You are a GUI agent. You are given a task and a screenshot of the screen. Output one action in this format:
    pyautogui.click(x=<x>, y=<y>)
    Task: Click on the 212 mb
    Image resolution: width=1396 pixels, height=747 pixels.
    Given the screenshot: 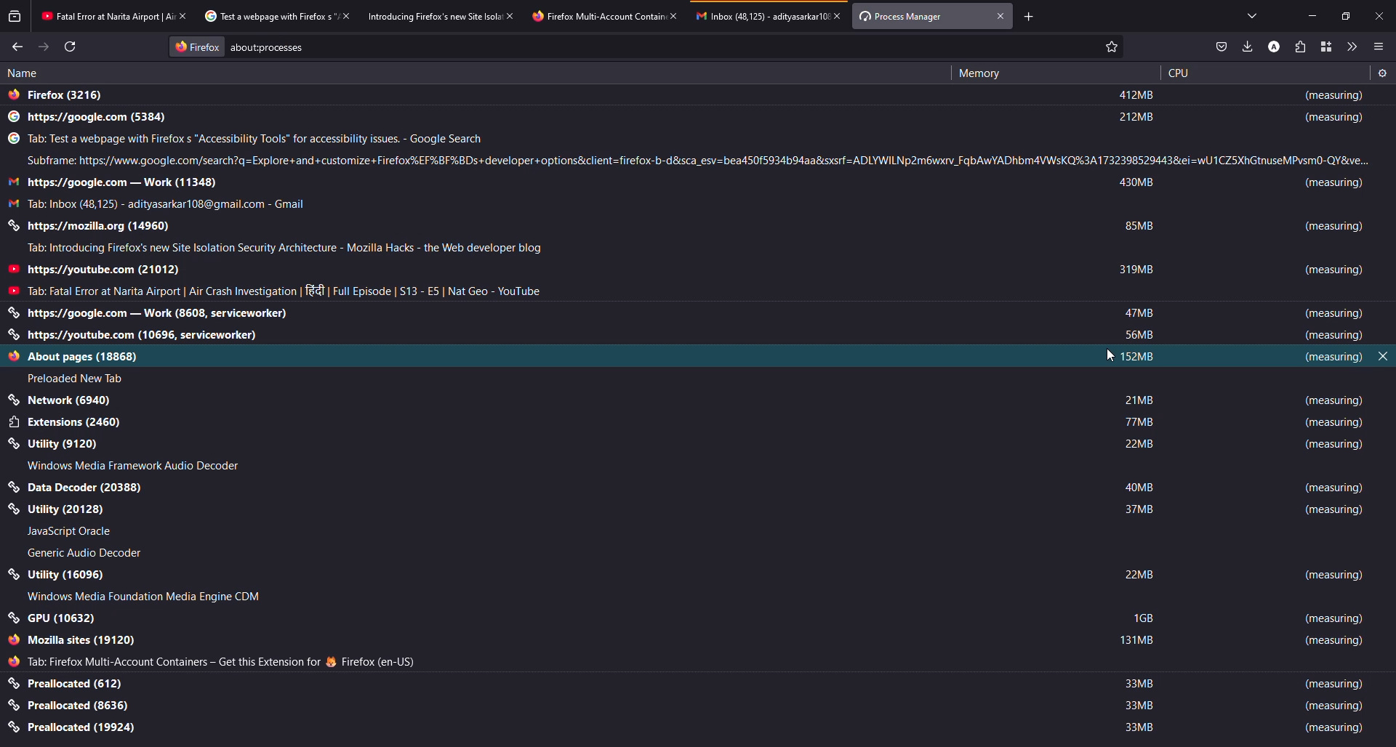 What is the action you would take?
    pyautogui.click(x=1138, y=118)
    